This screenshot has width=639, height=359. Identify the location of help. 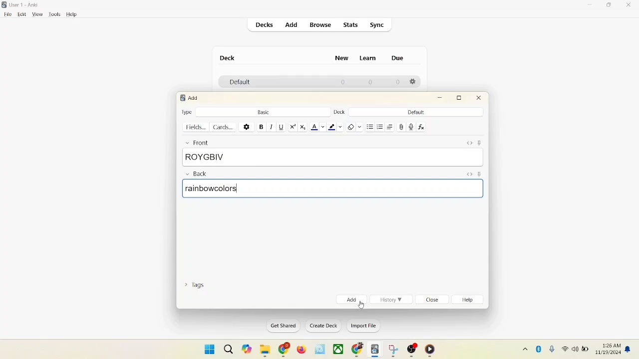
(72, 14).